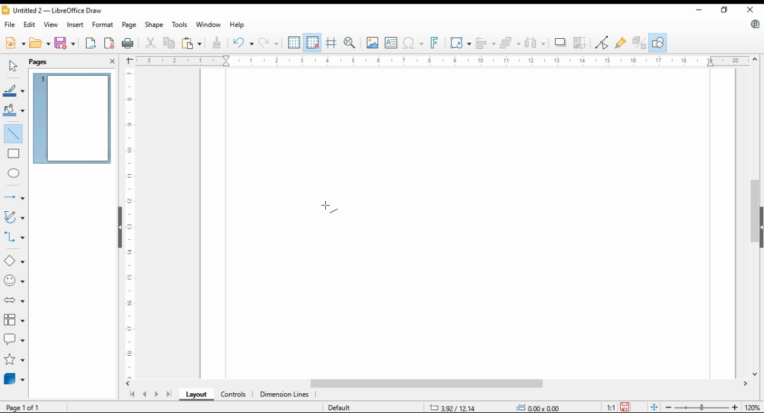 The height and width of the screenshot is (413, 764). What do you see at coordinates (197, 394) in the screenshot?
I see `layout` at bounding box center [197, 394].